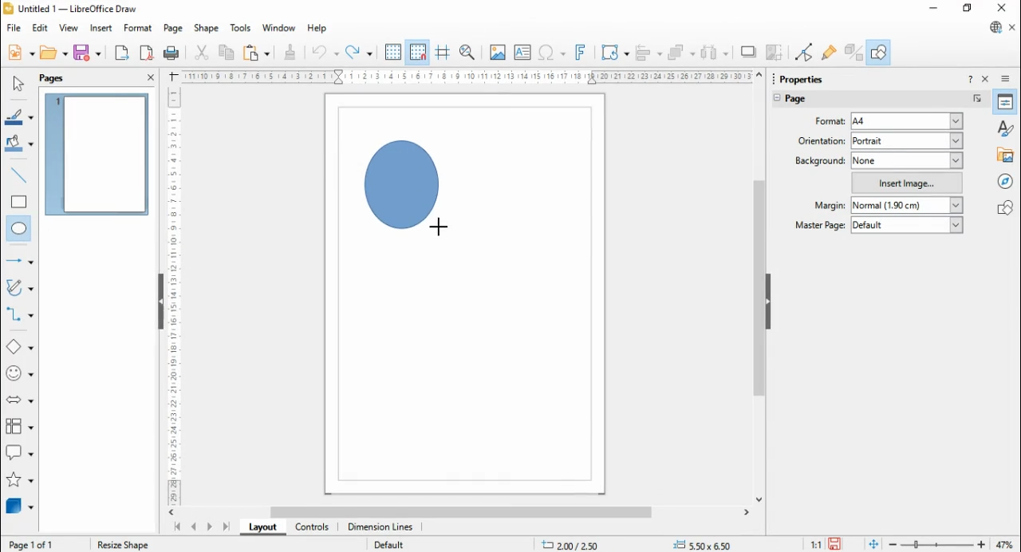 Image resolution: width=1021 pixels, height=552 pixels. What do you see at coordinates (151, 77) in the screenshot?
I see `close panel` at bounding box center [151, 77].